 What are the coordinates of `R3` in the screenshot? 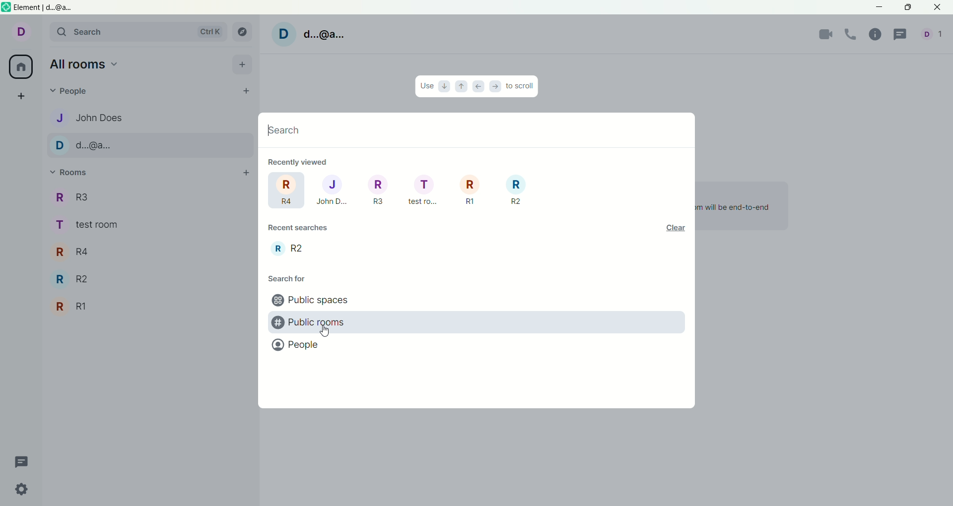 It's located at (152, 198).